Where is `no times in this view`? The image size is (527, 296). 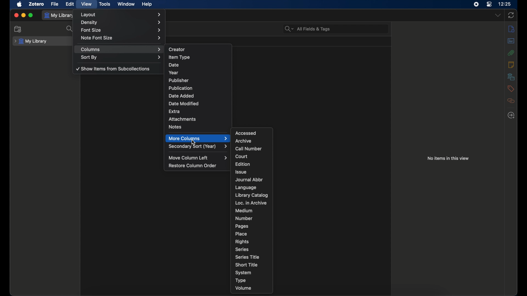
no times in this view is located at coordinates (448, 158).